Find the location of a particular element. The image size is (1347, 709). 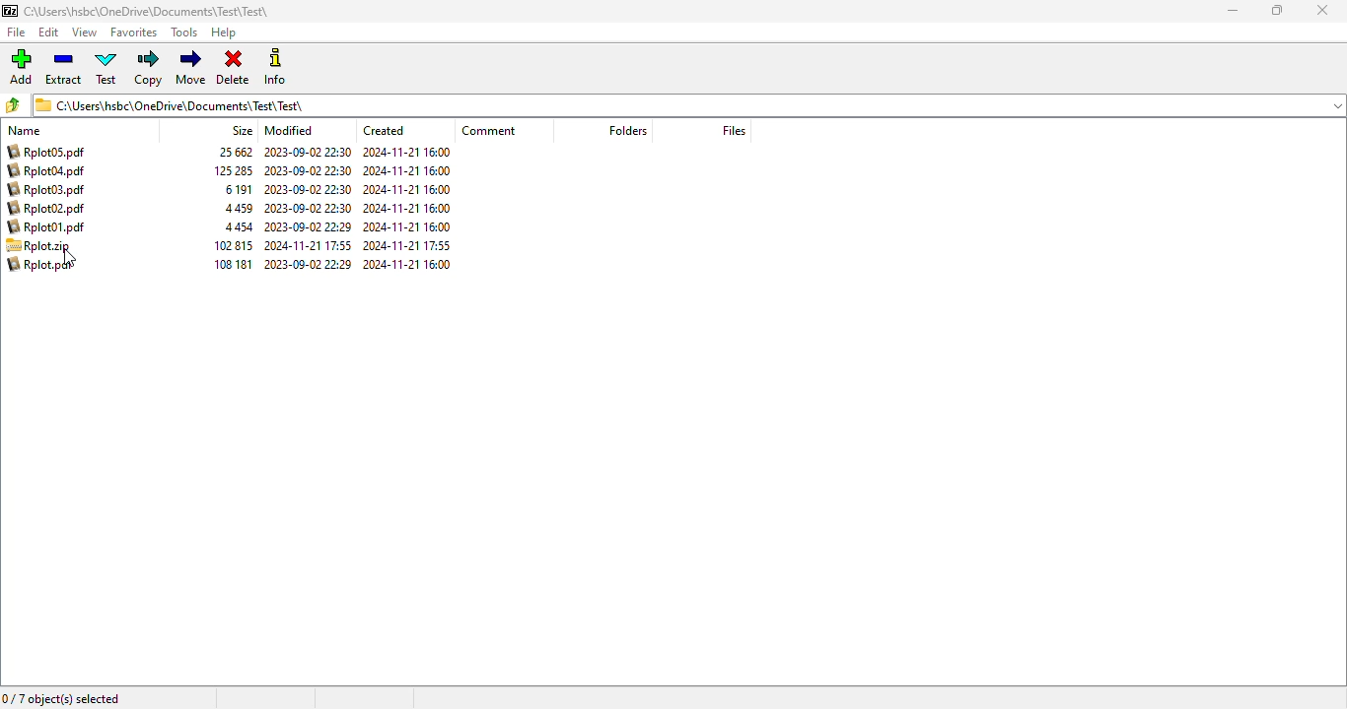

extract is located at coordinates (63, 67).